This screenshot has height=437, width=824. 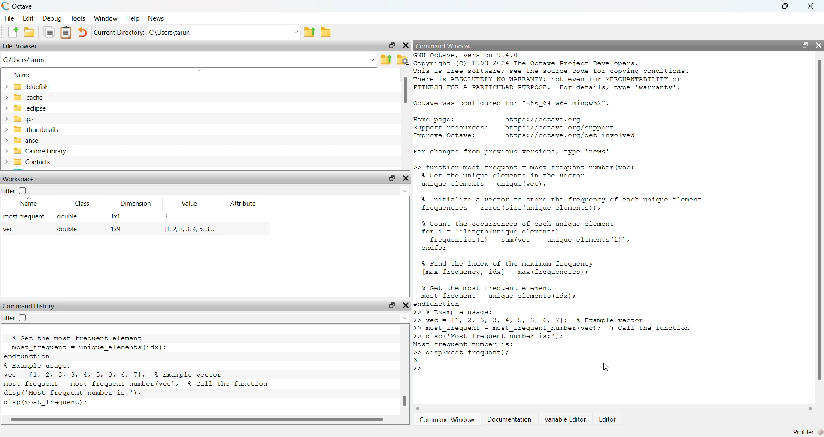 I want to click on GNU Octave, version 5.4.0

Copyright (C) 1993-2024 The Octave Project Developers.

This is free software; see the source code for copying conditions.
There is ABSOLUTELY NO WARRANTY; not even for MERCHANTABILITY or
FITNESS FOR A PARTICULAR PURPOSE. For details, type 'warranty’.
Octave was configured for "x86_64-w64-mingw32".

Home page: https: //octave.org

Support resources:  https://octave.org/support

Improve Octave: https: //octave.org/get-involved

For changes from previous versions, type ‘news’., so click(x=553, y=105).